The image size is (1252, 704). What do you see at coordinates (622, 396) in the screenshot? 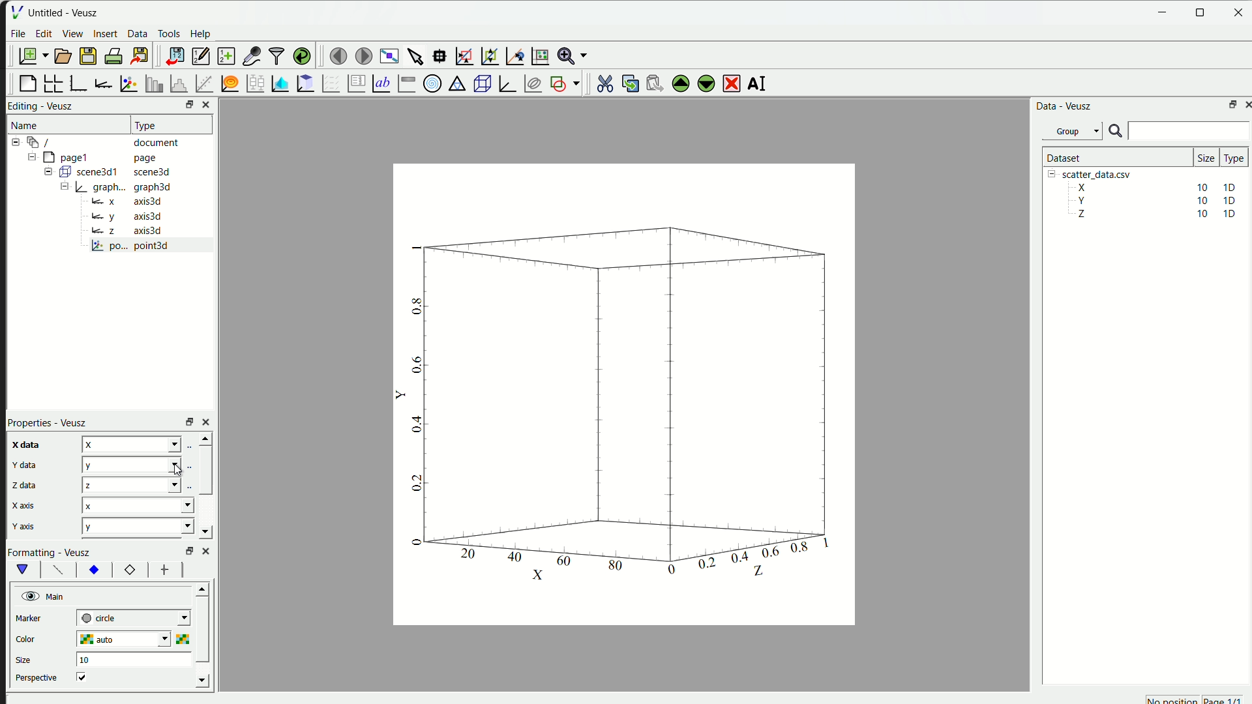
I see `canvas` at bounding box center [622, 396].